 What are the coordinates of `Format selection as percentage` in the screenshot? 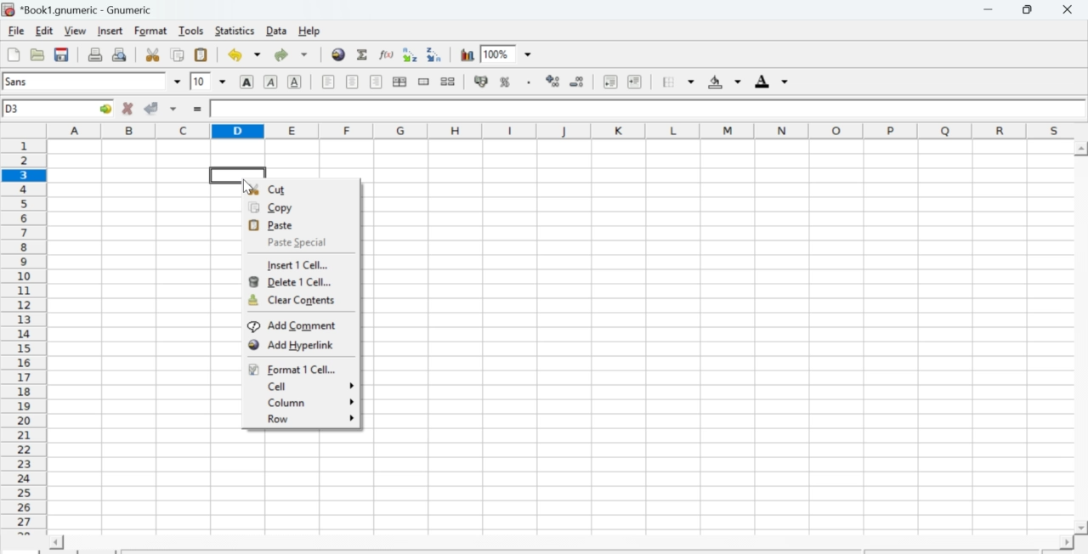 It's located at (505, 81).